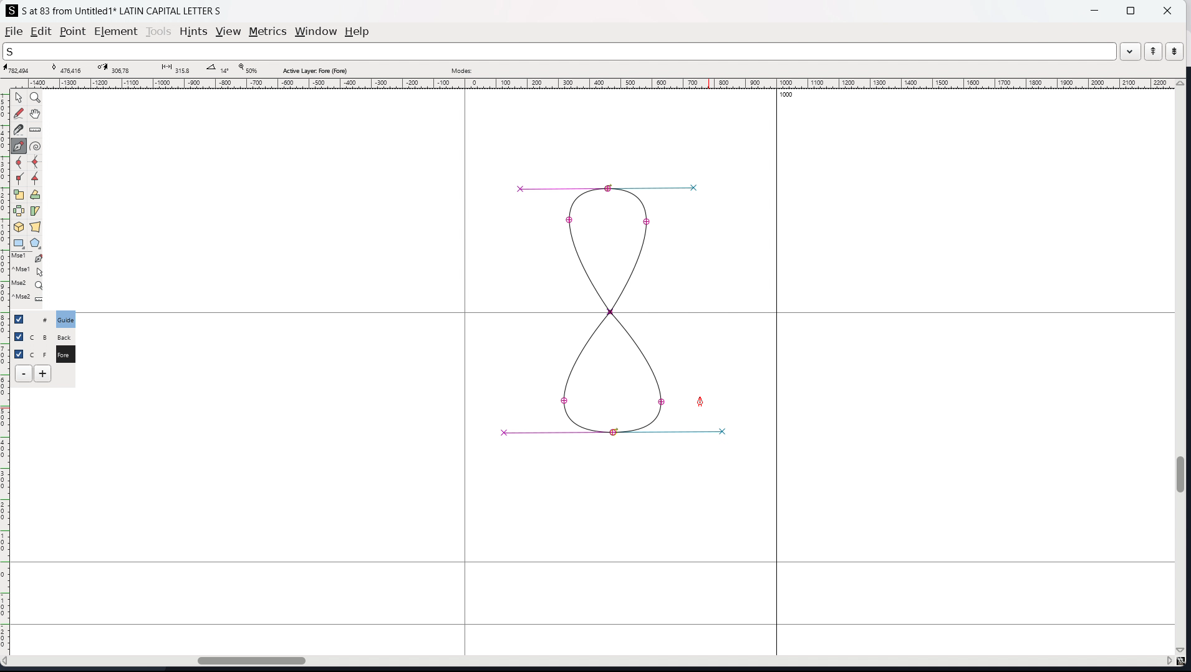 This screenshot has height=672, width=1191. What do you see at coordinates (67, 319) in the screenshot?
I see `# Guide` at bounding box center [67, 319].